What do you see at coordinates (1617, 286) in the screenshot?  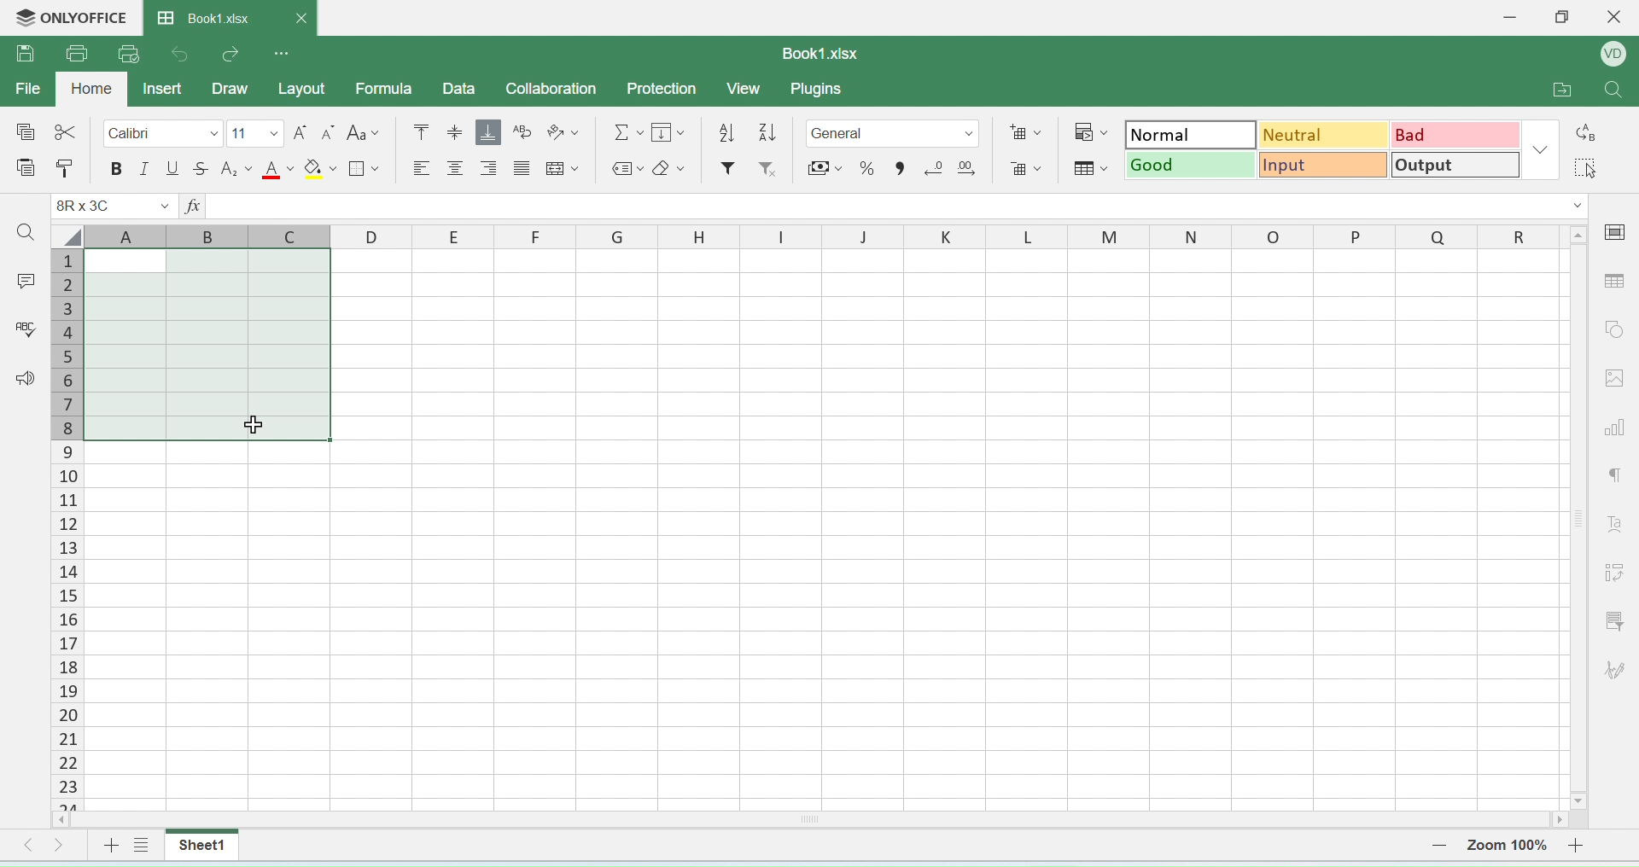 I see `table` at bounding box center [1617, 286].